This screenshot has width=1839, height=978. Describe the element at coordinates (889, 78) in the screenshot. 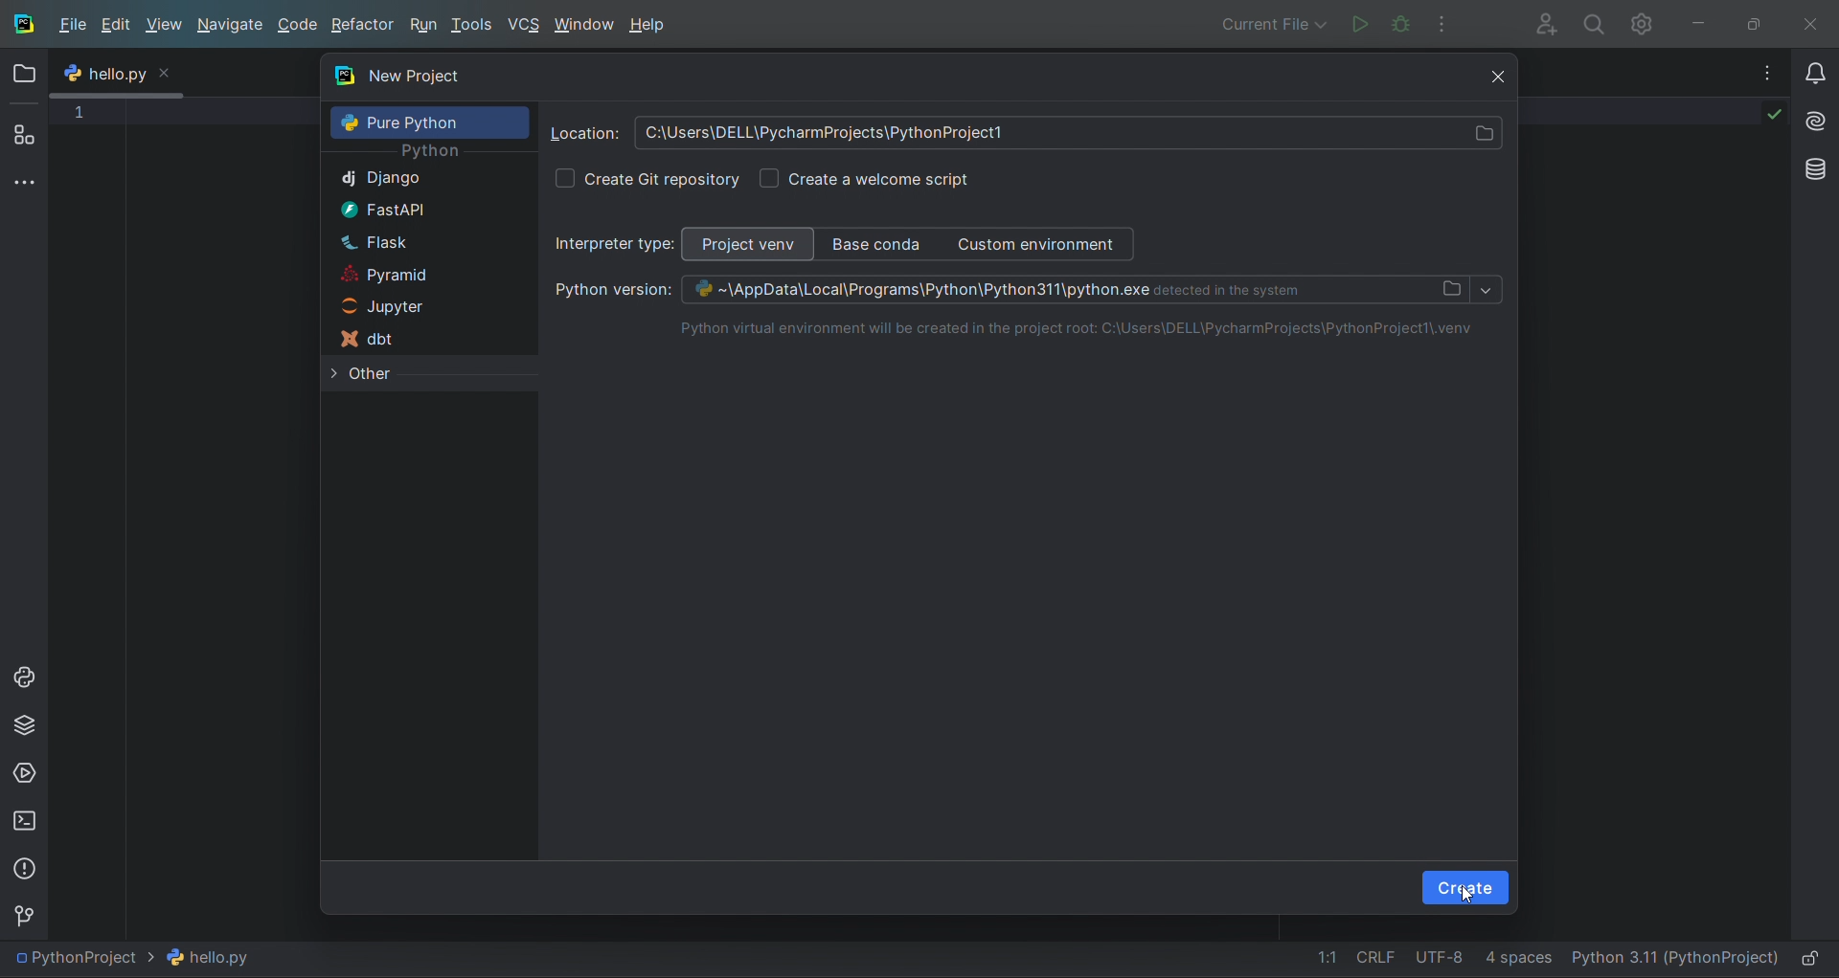

I see `New Project` at that location.